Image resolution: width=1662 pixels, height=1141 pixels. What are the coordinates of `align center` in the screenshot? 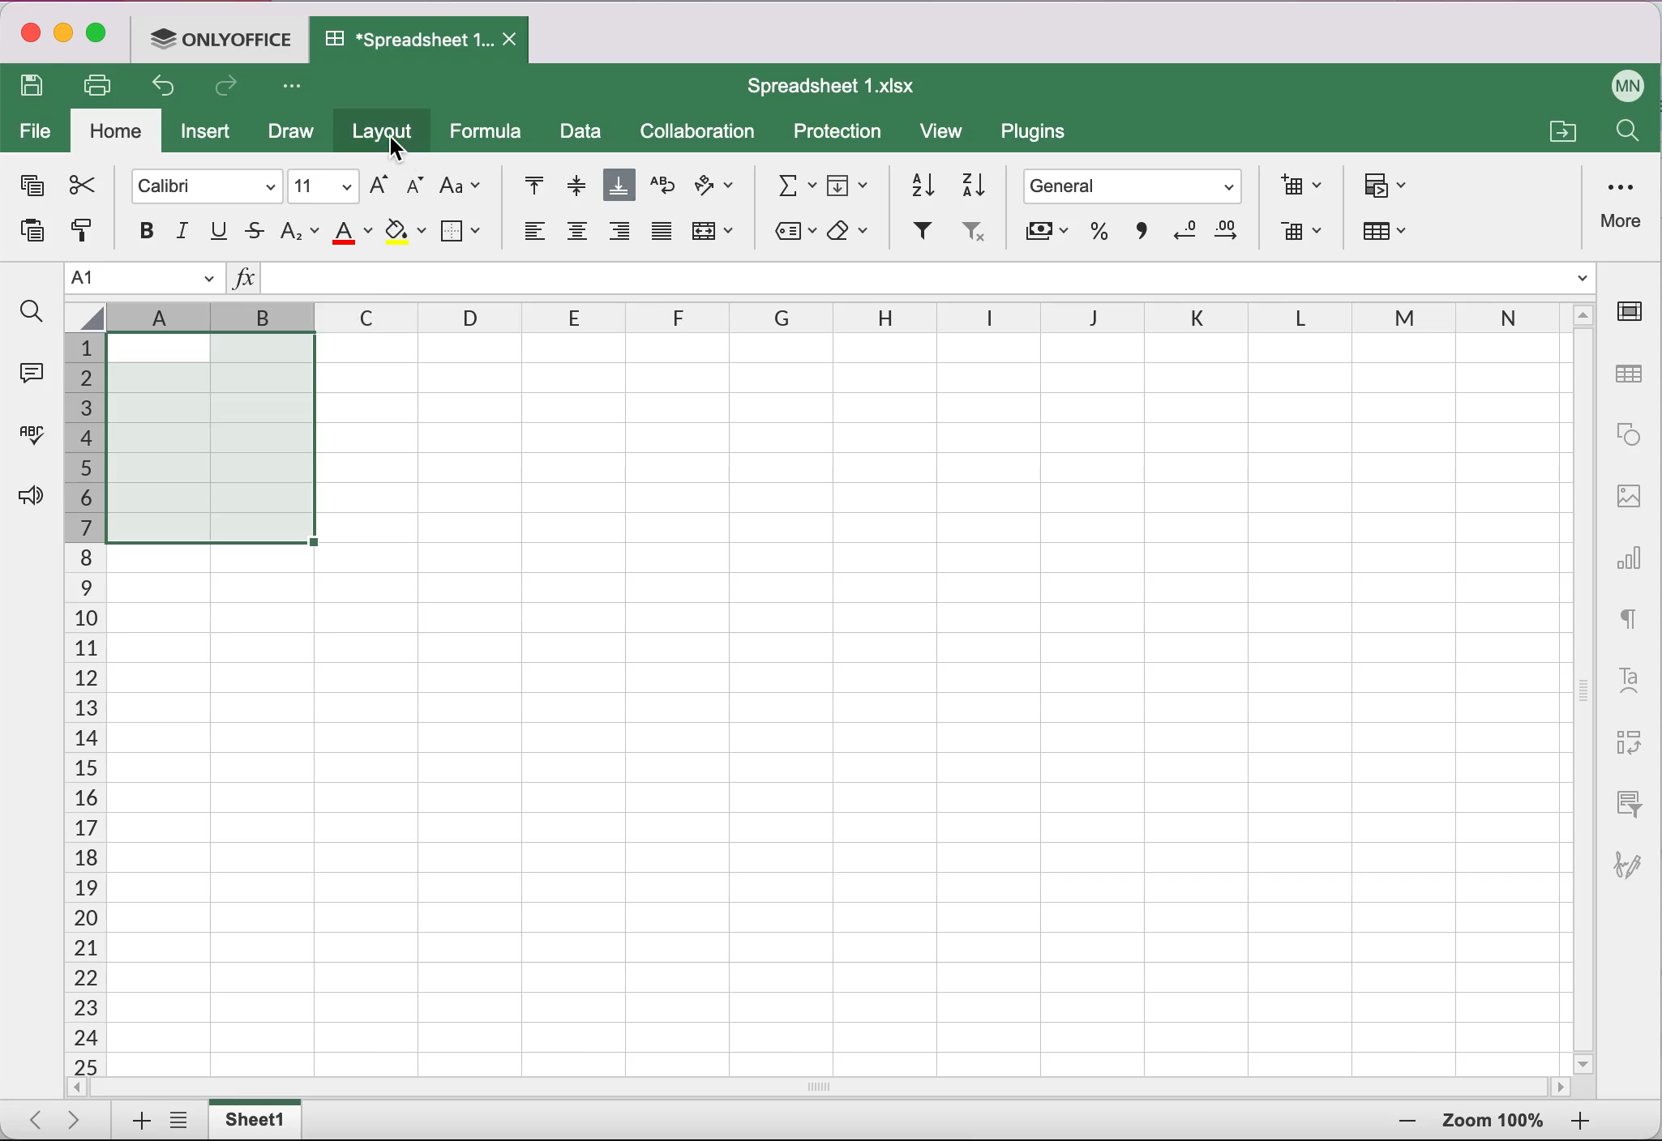 It's located at (577, 237).